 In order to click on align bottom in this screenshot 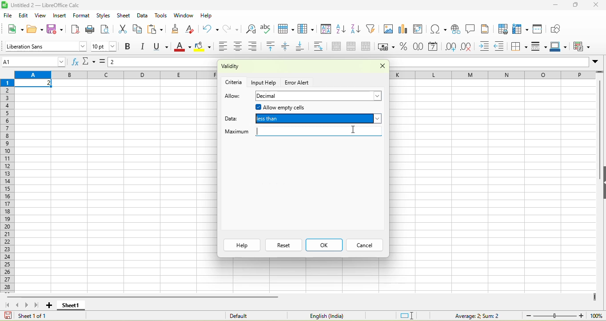, I will do `click(303, 47)`.